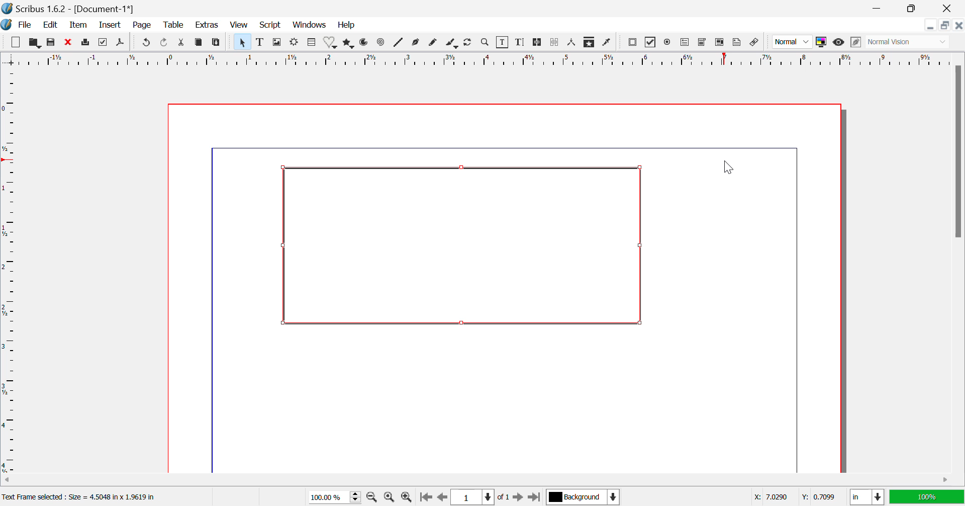  What do you see at coordinates (399, 43) in the screenshot?
I see `Lines` at bounding box center [399, 43].